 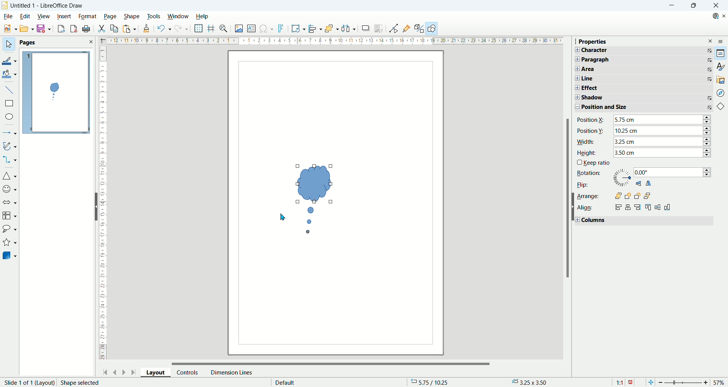 What do you see at coordinates (576, 69) in the screenshot?
I see `Expand` at bounding box center [576, 69].